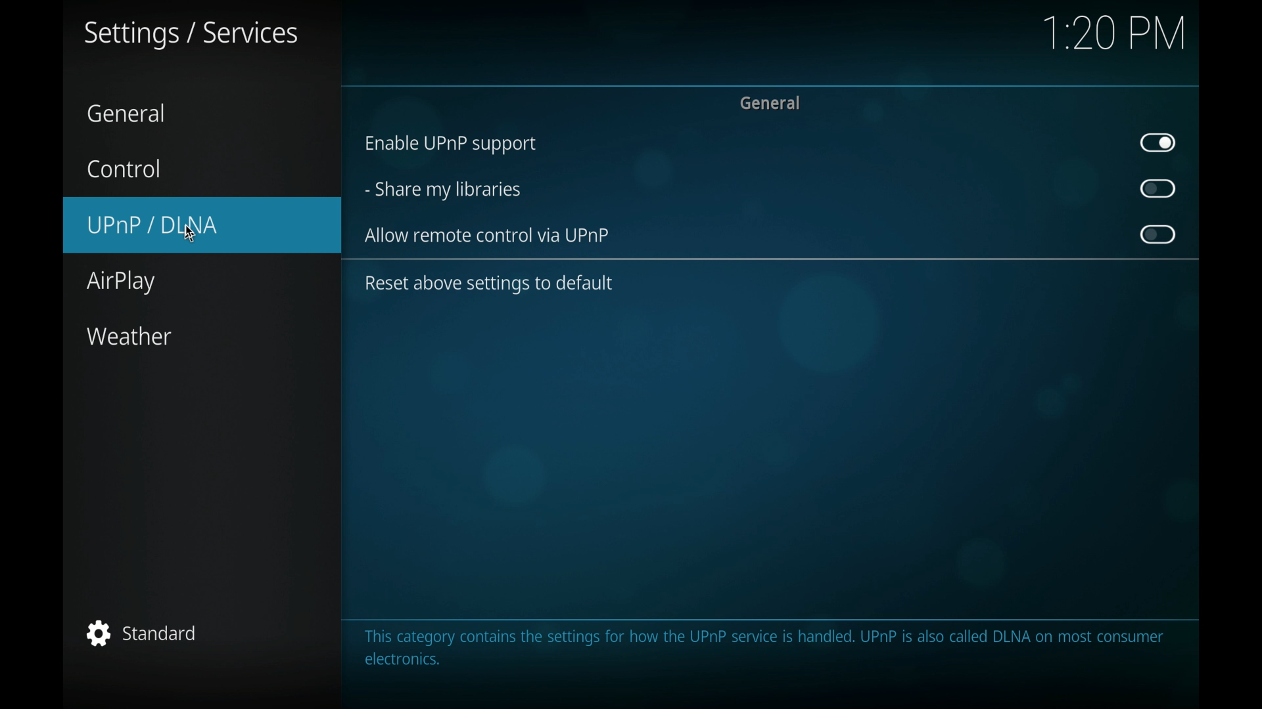 The width and height of the screenshot is (1262, 709). Describe the element at coordinates (764, 649) in the screenshot. I see `info` at that location.